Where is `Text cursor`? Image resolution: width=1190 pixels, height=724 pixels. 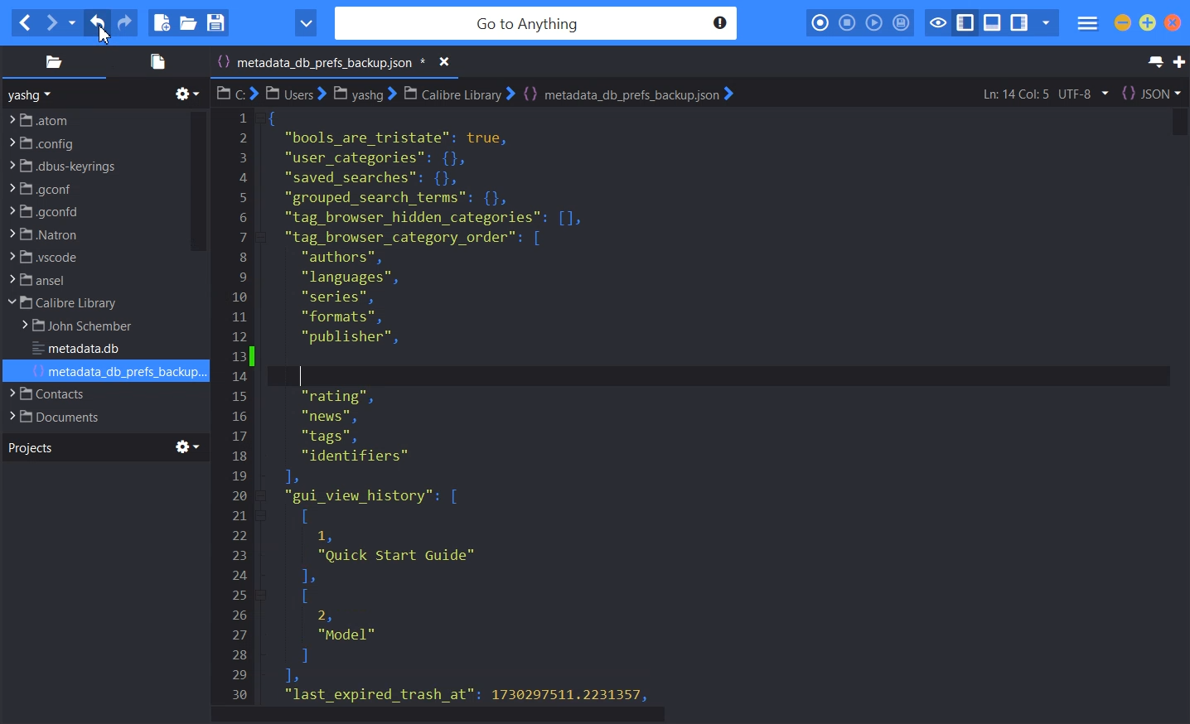
Text cursor is located at coordinates (302, 356).